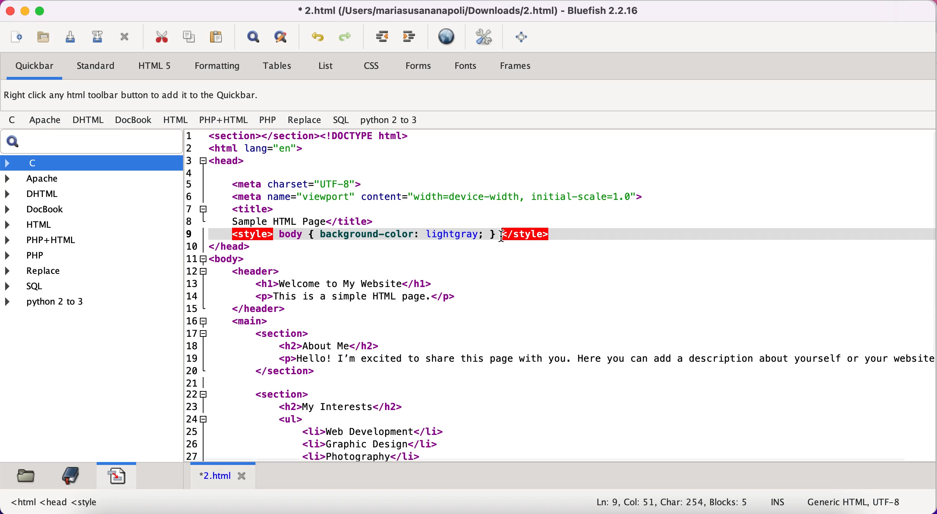 This screenshot has height=514, width=937. I want to click on undo, so click(318, 39).